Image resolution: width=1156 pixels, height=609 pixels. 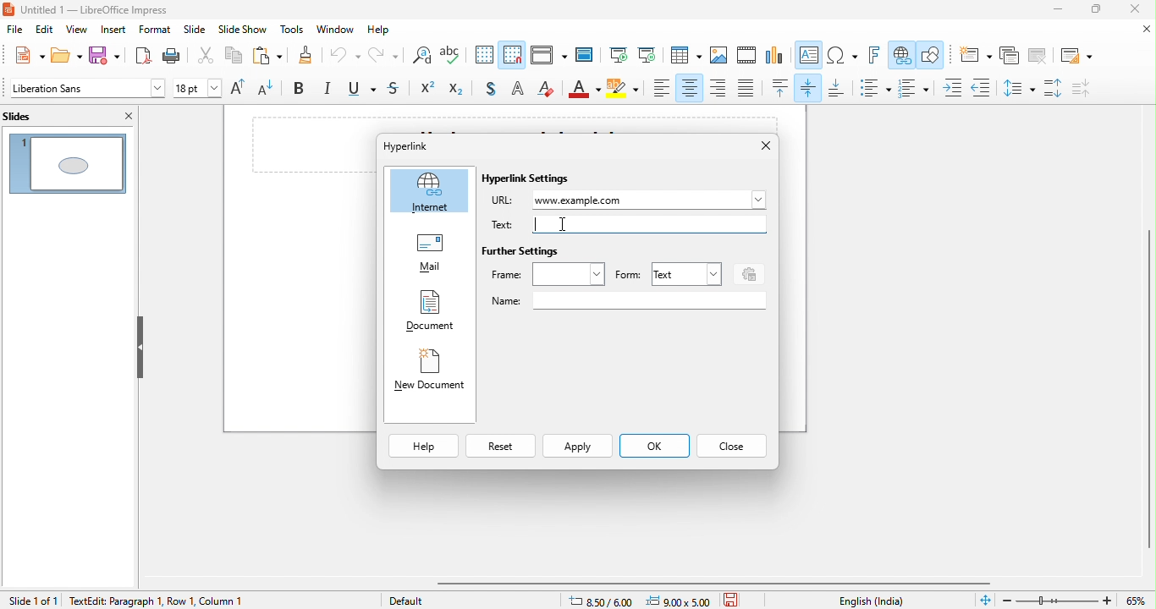 I want to click on subscript, so click(x=460, y=90).